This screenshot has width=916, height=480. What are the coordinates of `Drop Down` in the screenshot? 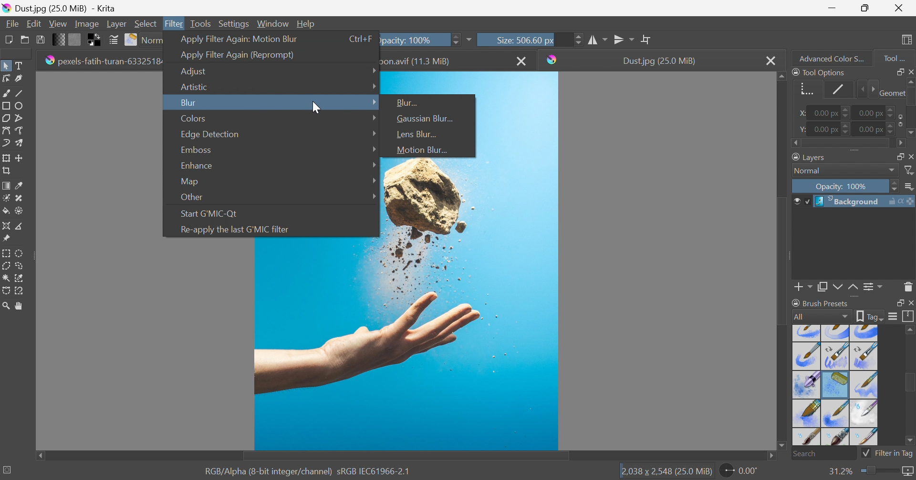 It's located at (375, 101).